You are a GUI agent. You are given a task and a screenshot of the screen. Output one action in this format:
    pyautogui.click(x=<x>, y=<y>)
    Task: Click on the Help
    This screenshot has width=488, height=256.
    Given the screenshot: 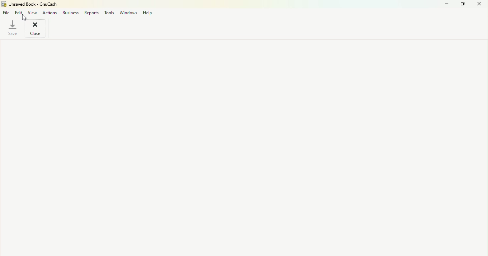 What is the action you would take?
    pyautogui.click(x=148, y=13)
    